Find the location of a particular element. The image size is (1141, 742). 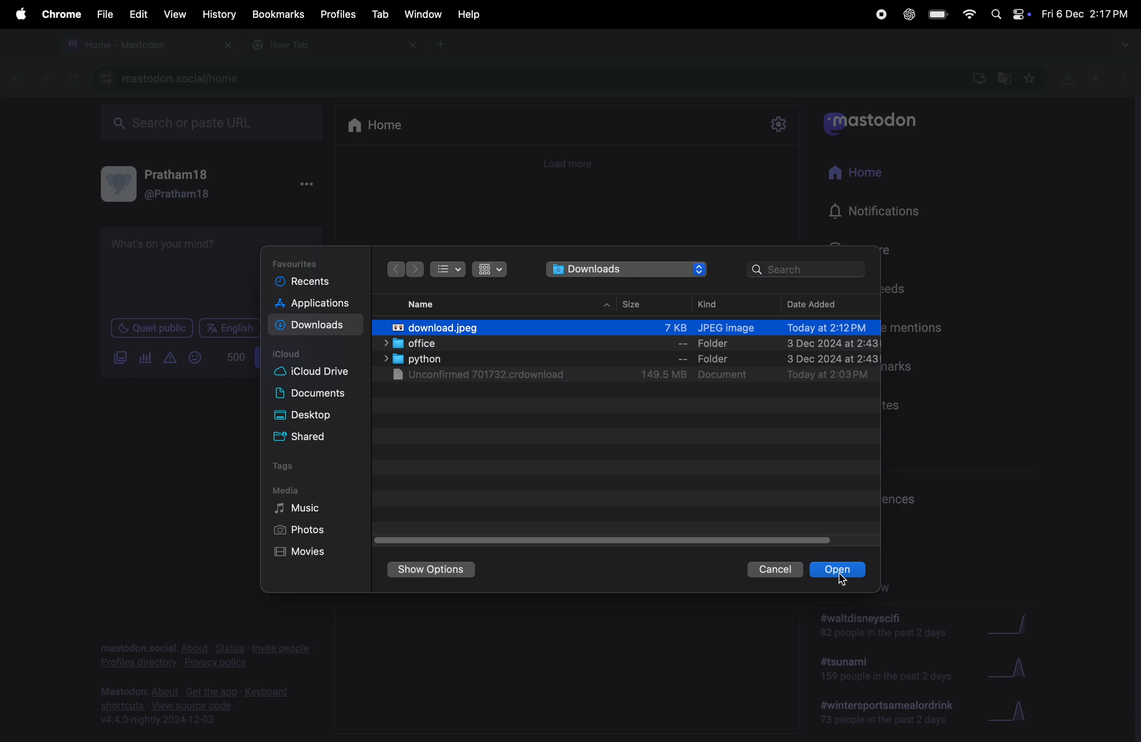

user profile is located at coordinates (171, 185).